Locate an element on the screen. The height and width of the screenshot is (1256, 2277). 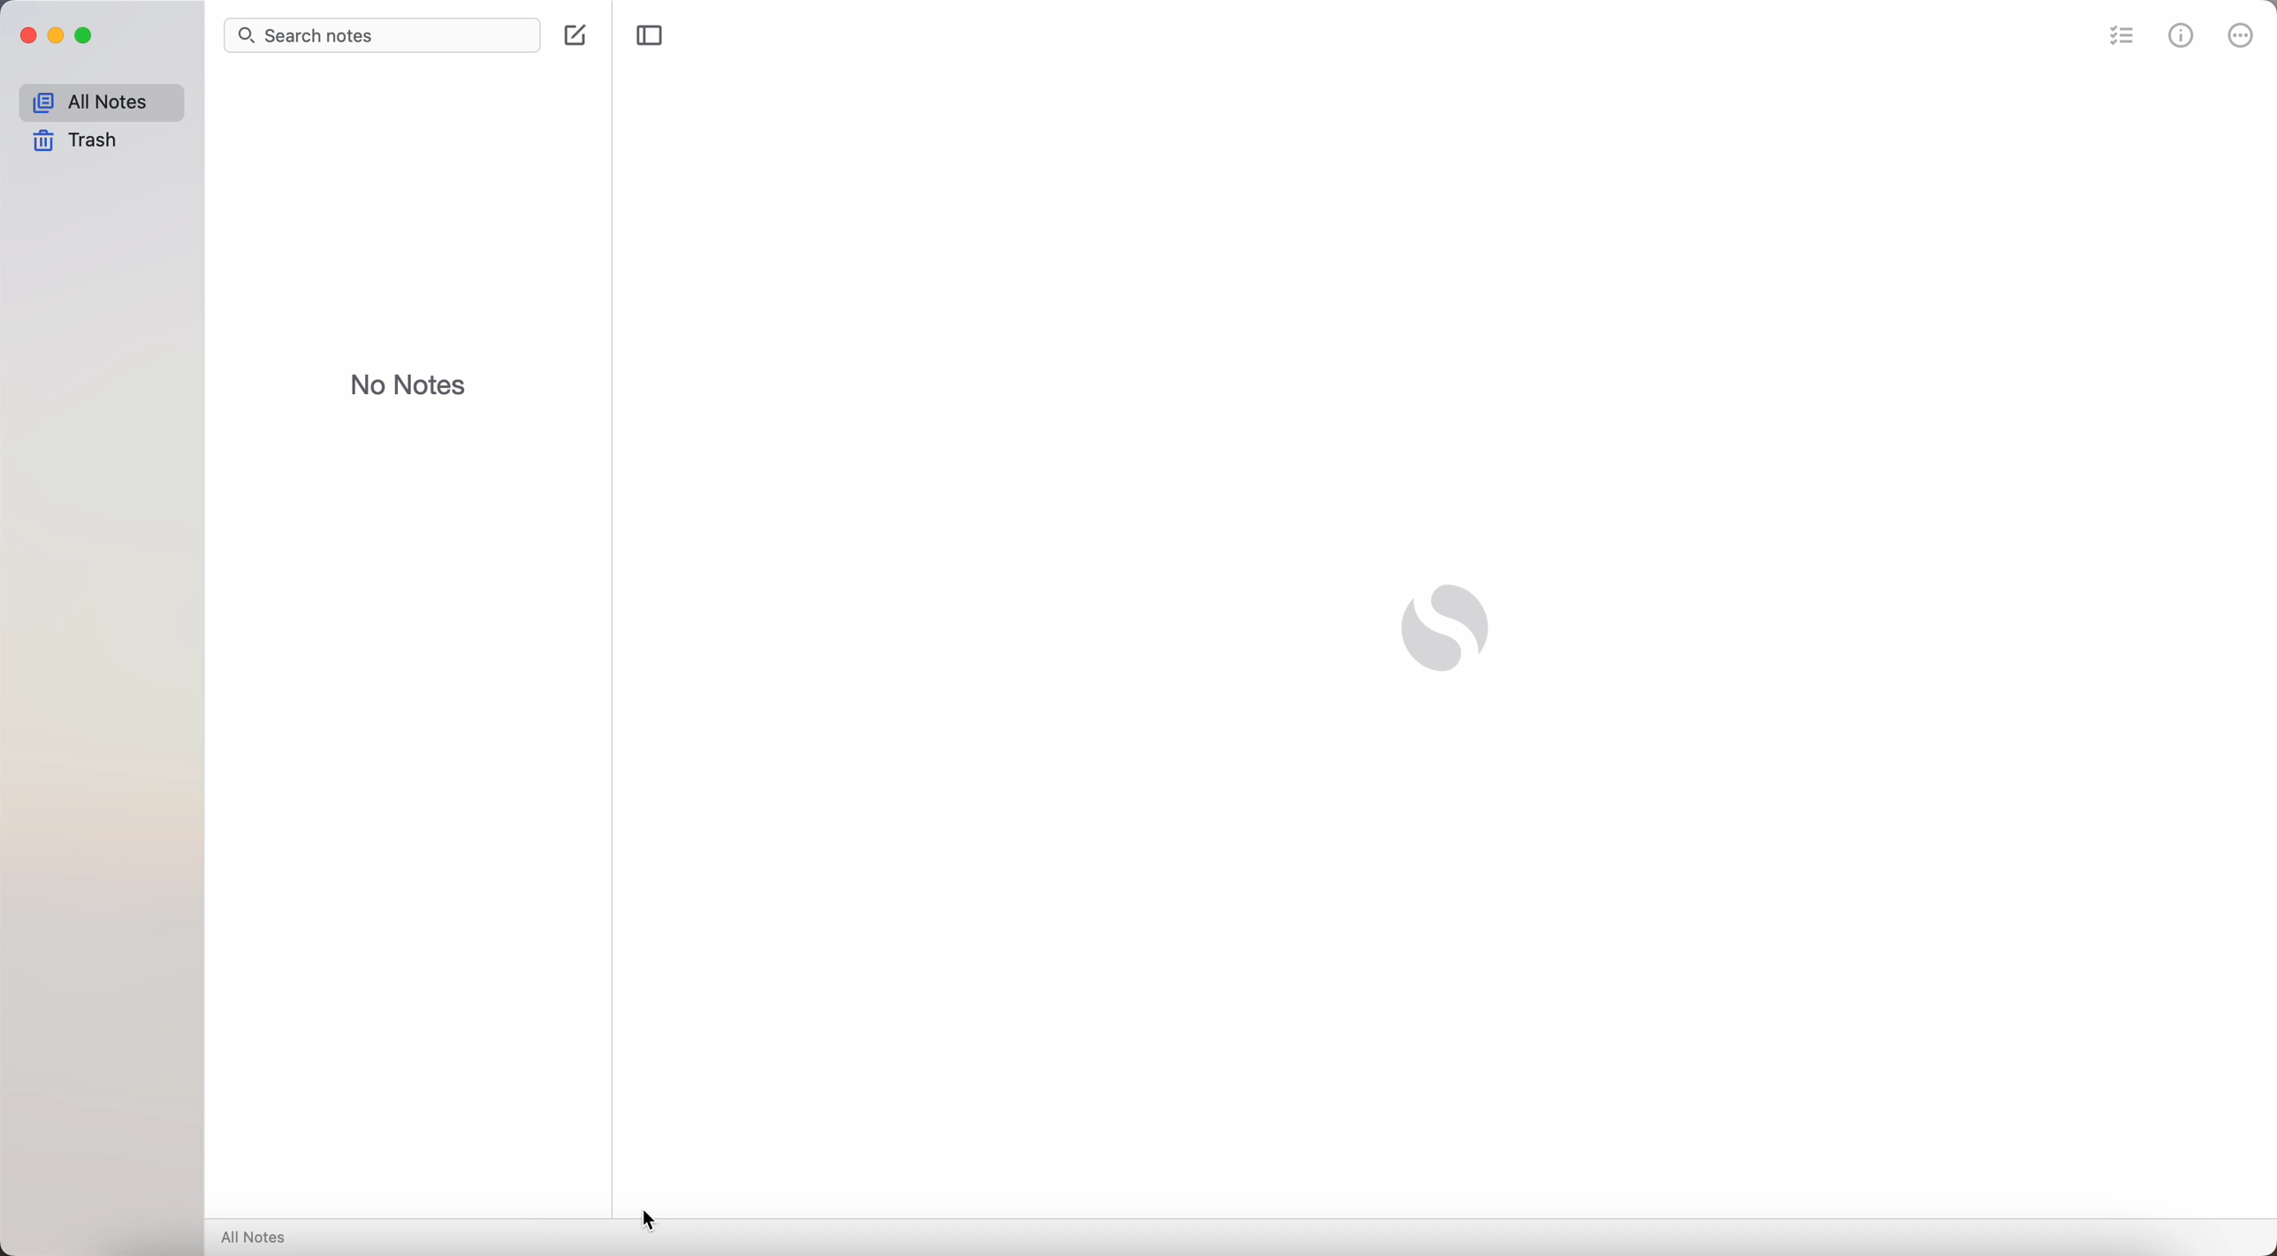
maximize Simplenote is located at coordinates (90, 39).